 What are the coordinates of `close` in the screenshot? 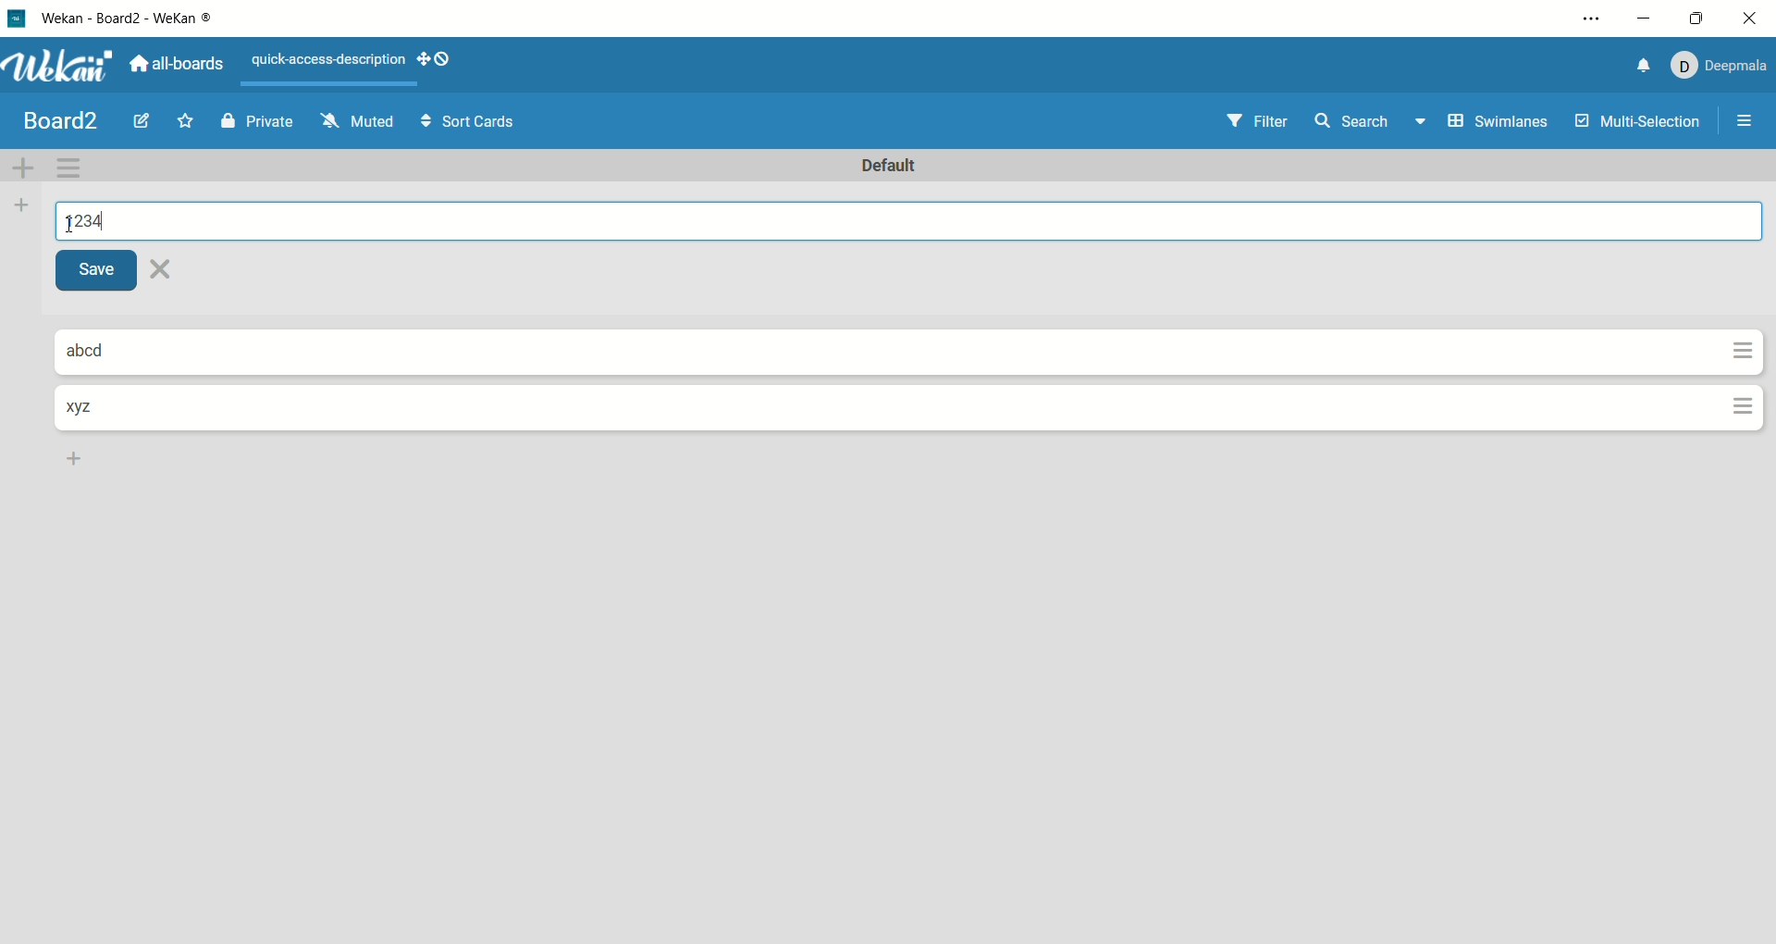 It's located at (165, 270).